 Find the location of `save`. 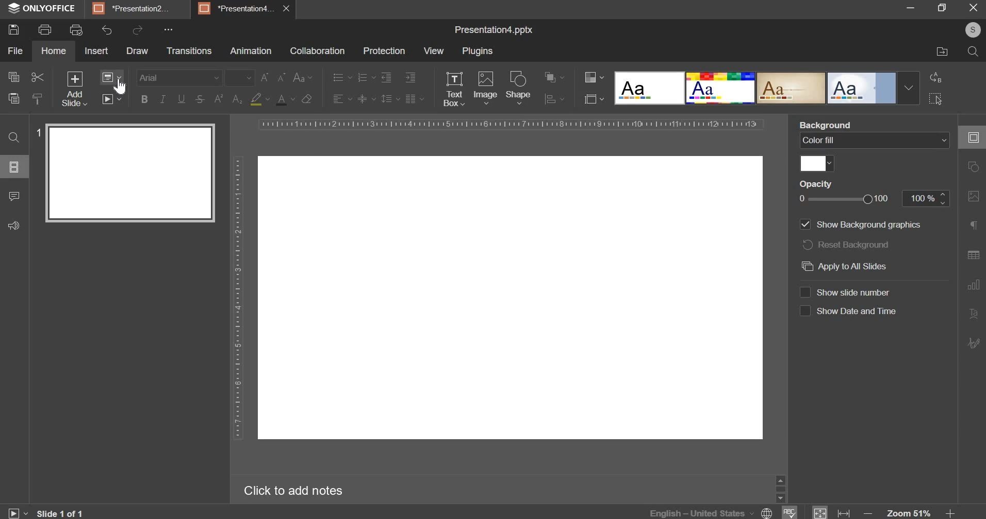

save is located at coordinates (14, 30).